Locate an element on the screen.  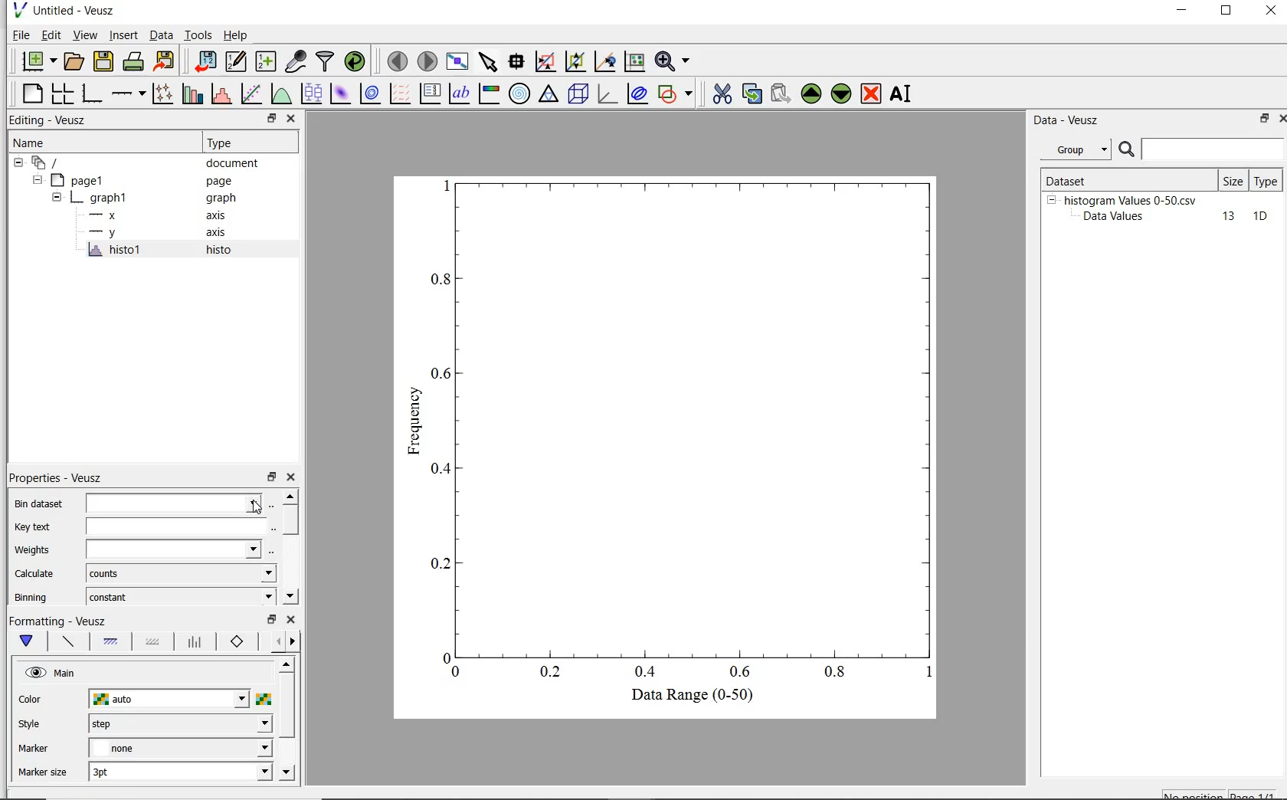
page1 is located at coordinates (80, 182).